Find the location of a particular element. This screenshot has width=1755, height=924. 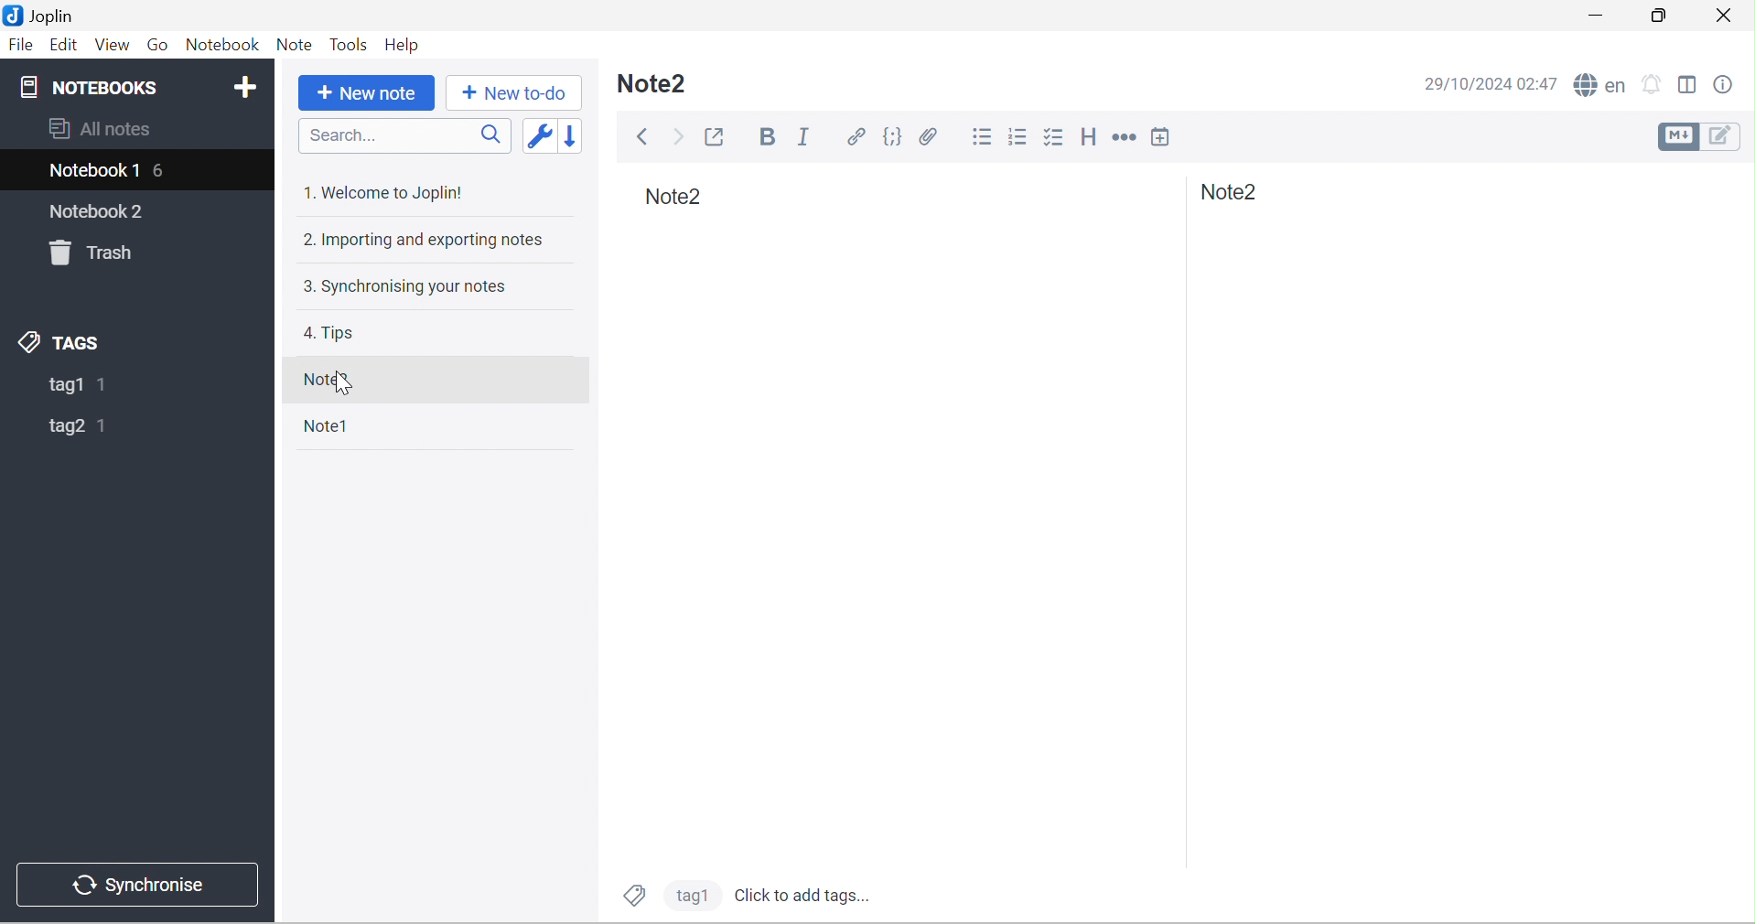

29/10/2024 02:47 is located at coordinates (1488, 83).